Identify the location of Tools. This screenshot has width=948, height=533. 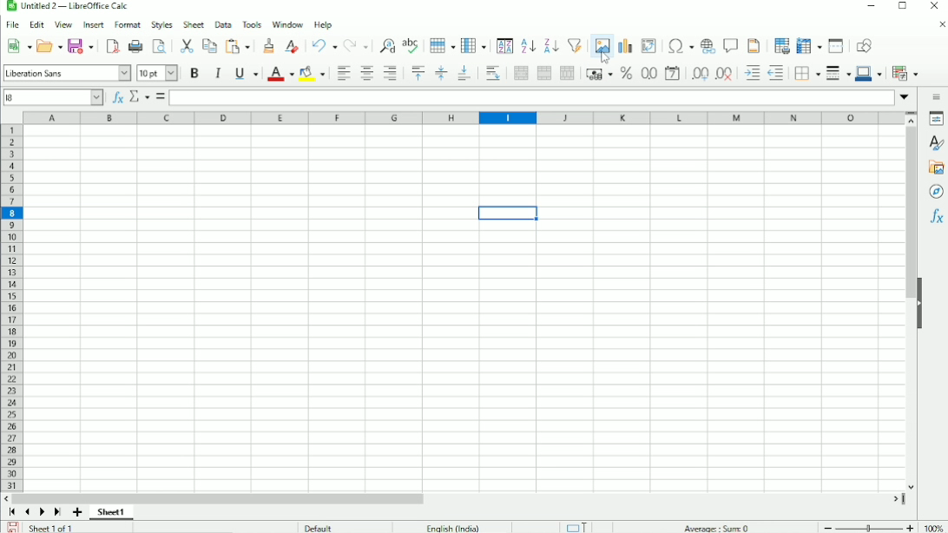
(252, 23).